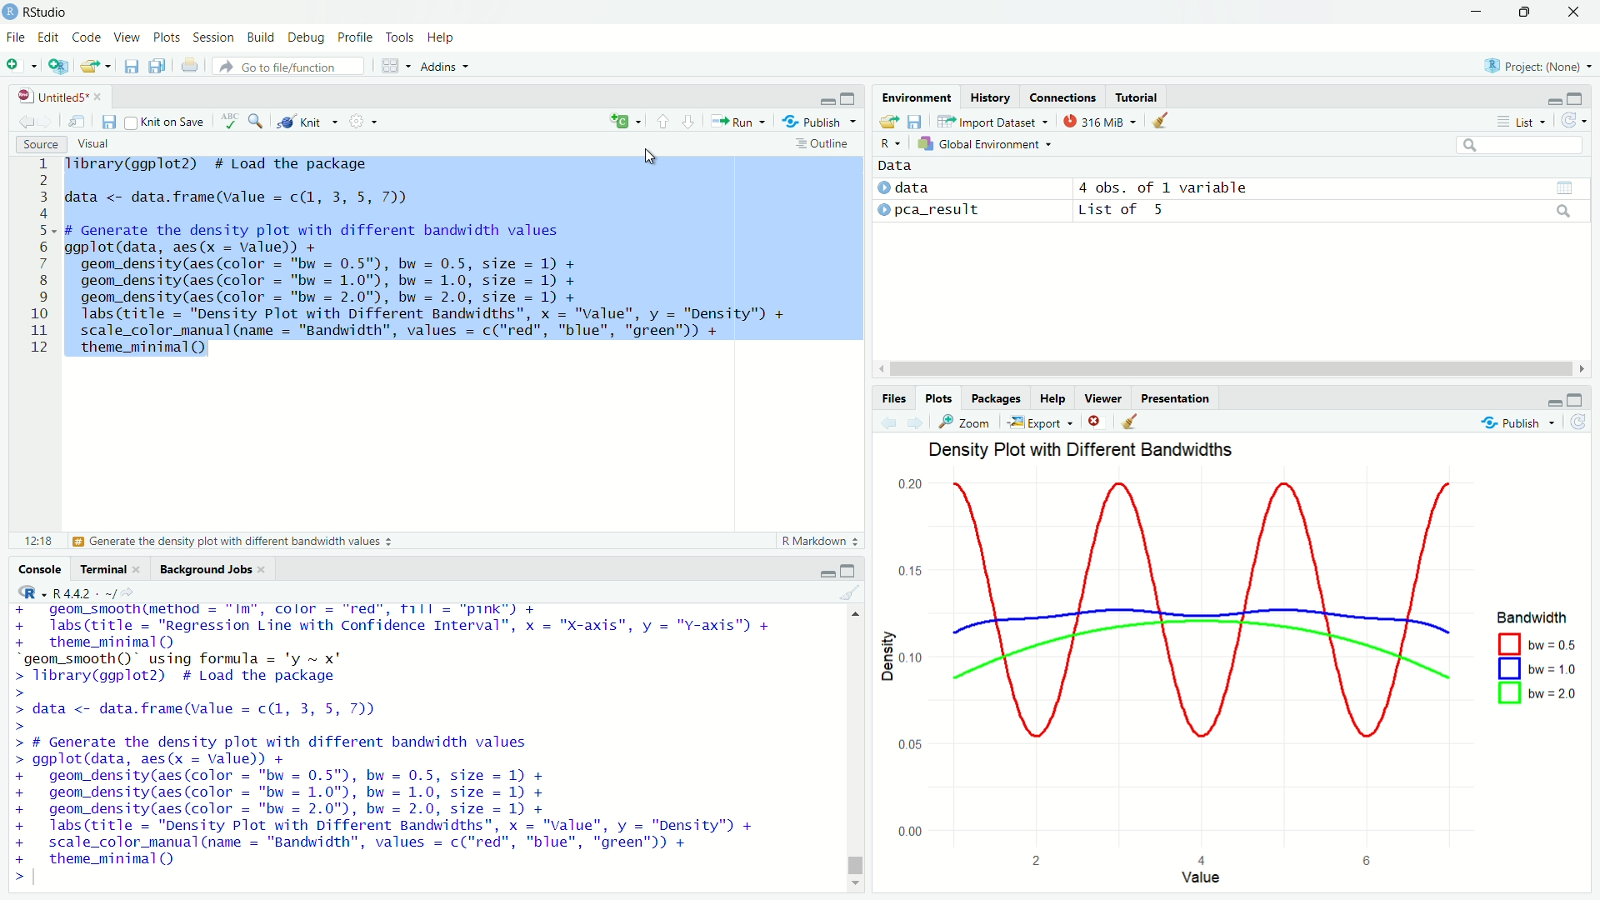  What do you see at coordinates (1103, 397) in the screenshot?
I see `Viewer` at bounding box center [1103, 397].